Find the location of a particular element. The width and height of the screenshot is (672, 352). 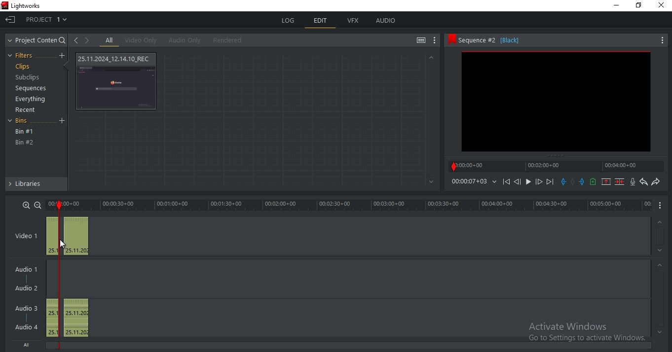

add mark is located at coordinates (573, 181).